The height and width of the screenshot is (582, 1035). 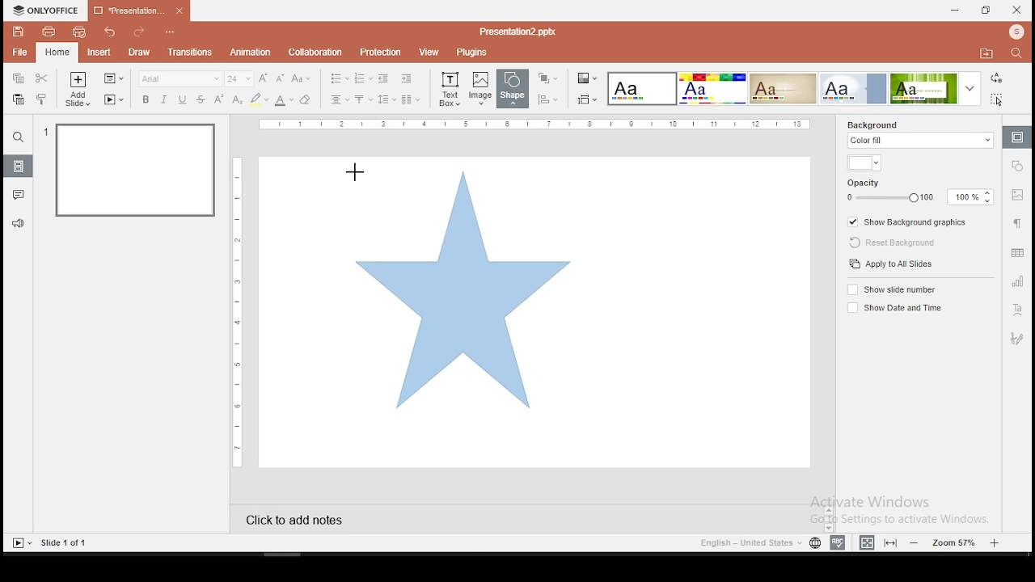 What do you see at coordinates (21, 52) in the screenshot?
I see `file` at bounding box center [21, 52].